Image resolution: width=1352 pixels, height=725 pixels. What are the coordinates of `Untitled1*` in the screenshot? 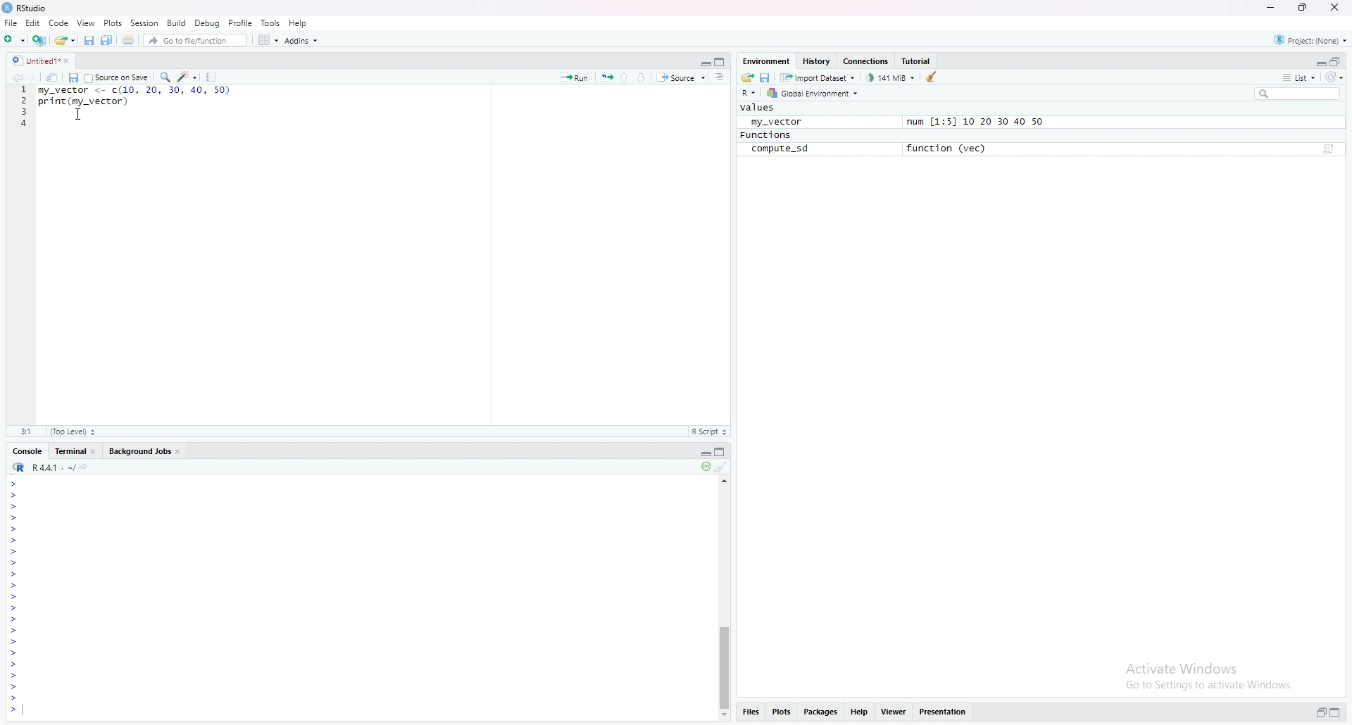 It's located at (44, 61).